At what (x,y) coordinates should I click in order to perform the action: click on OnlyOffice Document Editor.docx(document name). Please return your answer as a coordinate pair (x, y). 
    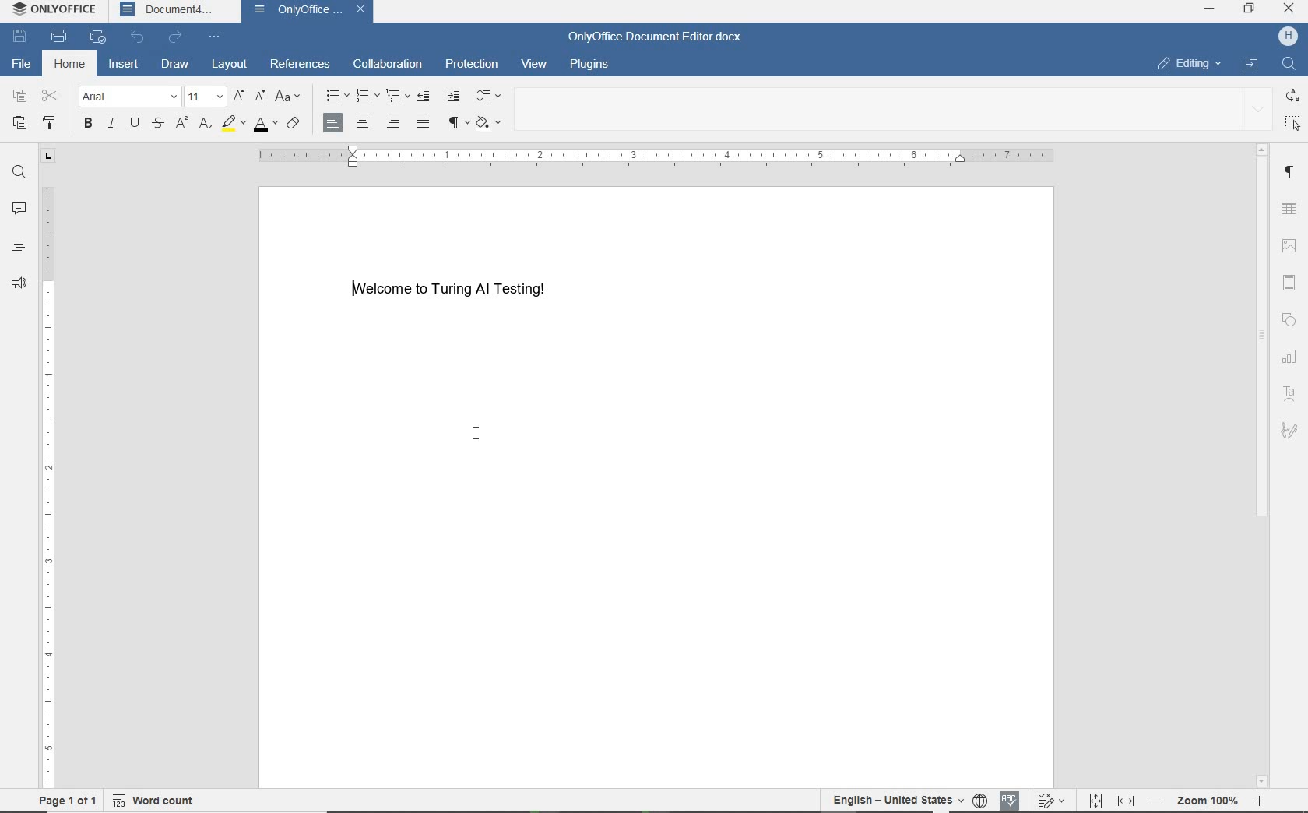
    Looking at the image, I should click on (657, 36).